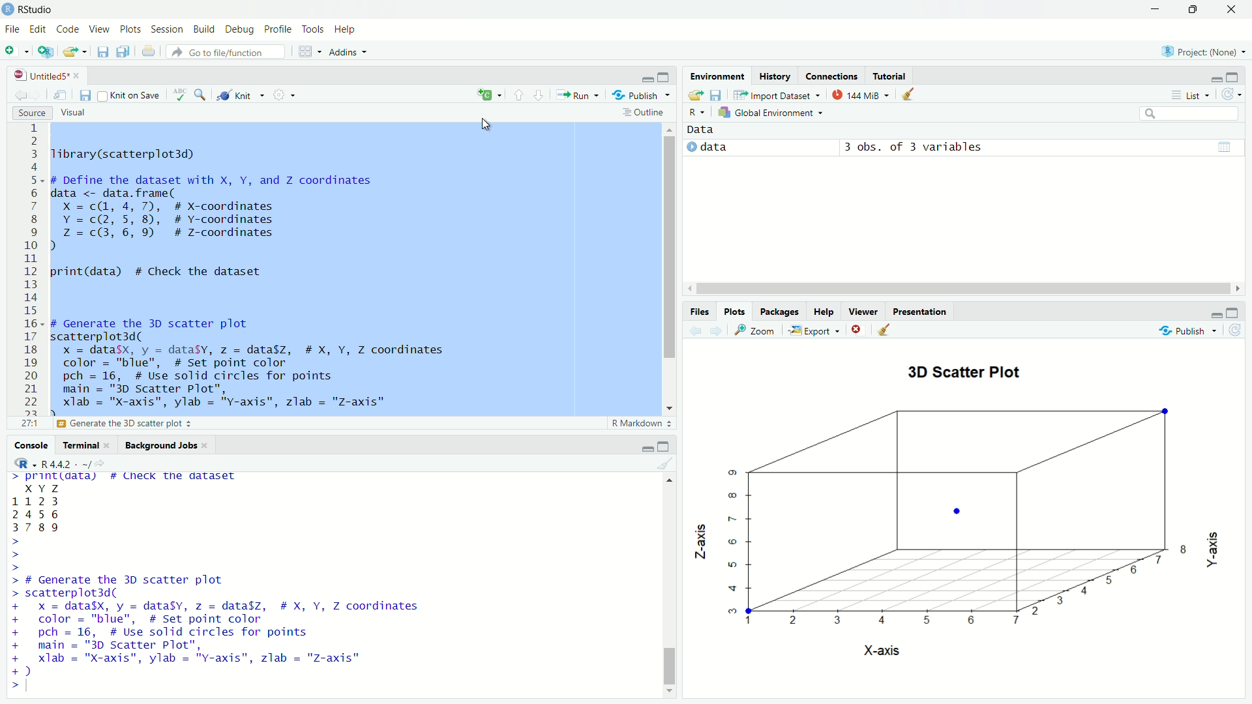 Image resolution: width=1252 pixels, height=704 pixels. Describe the element at coordinates (1193, 10) in the screenshot. I see `maximize` at that location.